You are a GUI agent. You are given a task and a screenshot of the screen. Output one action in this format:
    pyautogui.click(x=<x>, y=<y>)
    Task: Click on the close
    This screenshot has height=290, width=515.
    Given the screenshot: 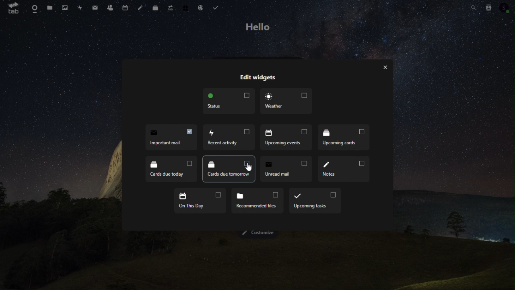 What is the action you would take?
    pyautogui.click(x=387, y=68)
    